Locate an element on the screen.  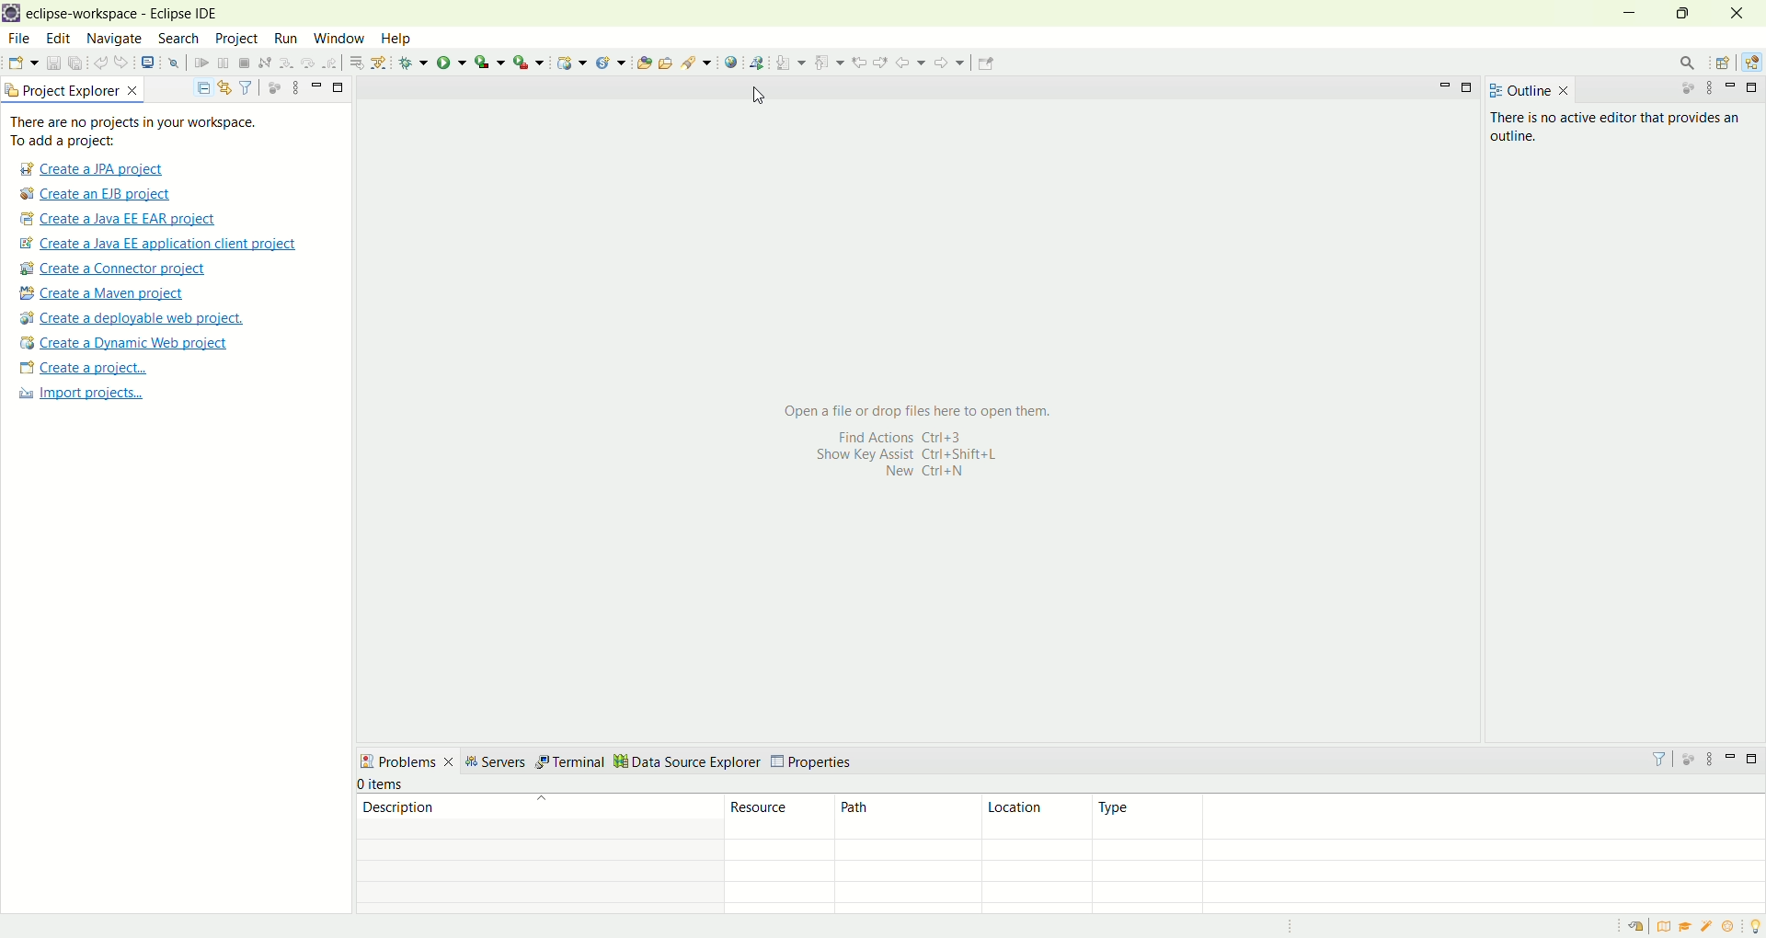
skip all breakpoints is located at coordinates (177, 63).